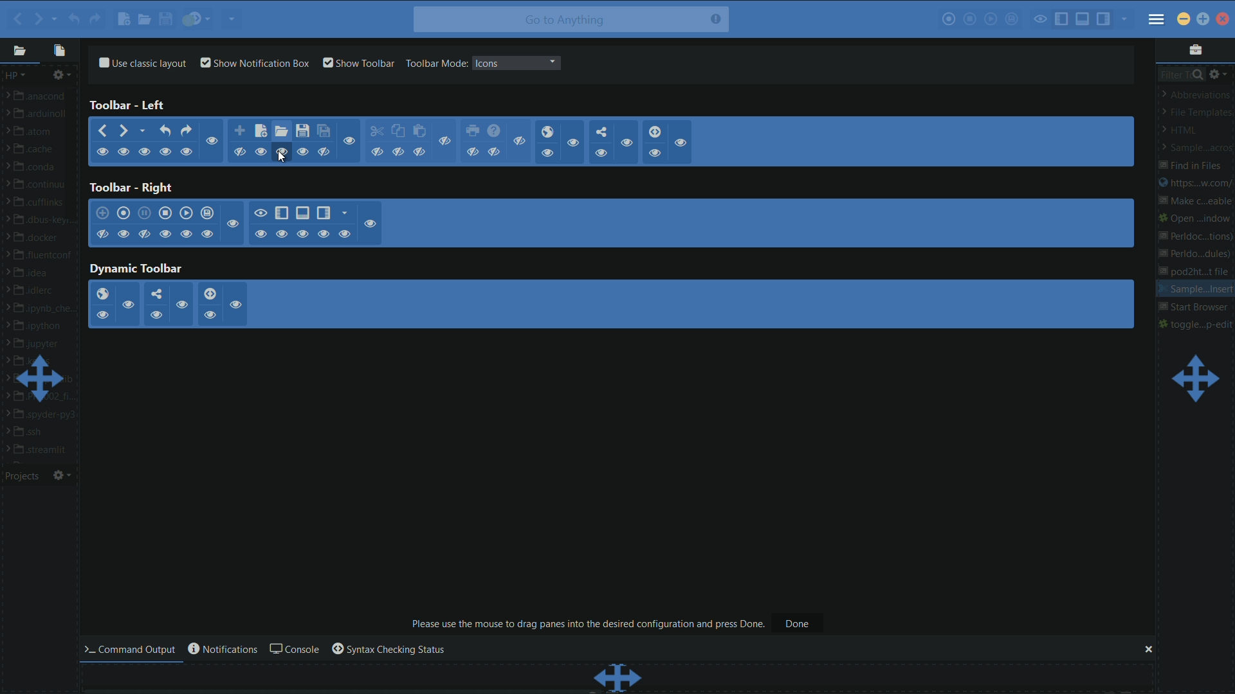 Image resolution: width=1235 pixels, height=694 pixels. Describe the element at coordinates (188, 130) in the screenshot. I see `redo` at that location.